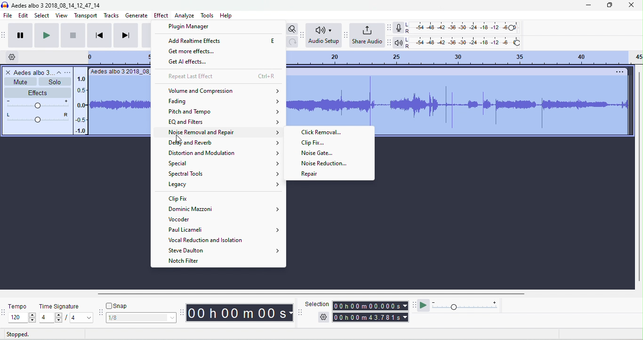 The width and height of the screenshot is (643, 340). I want to click on repeat last action, so click(222, 77).